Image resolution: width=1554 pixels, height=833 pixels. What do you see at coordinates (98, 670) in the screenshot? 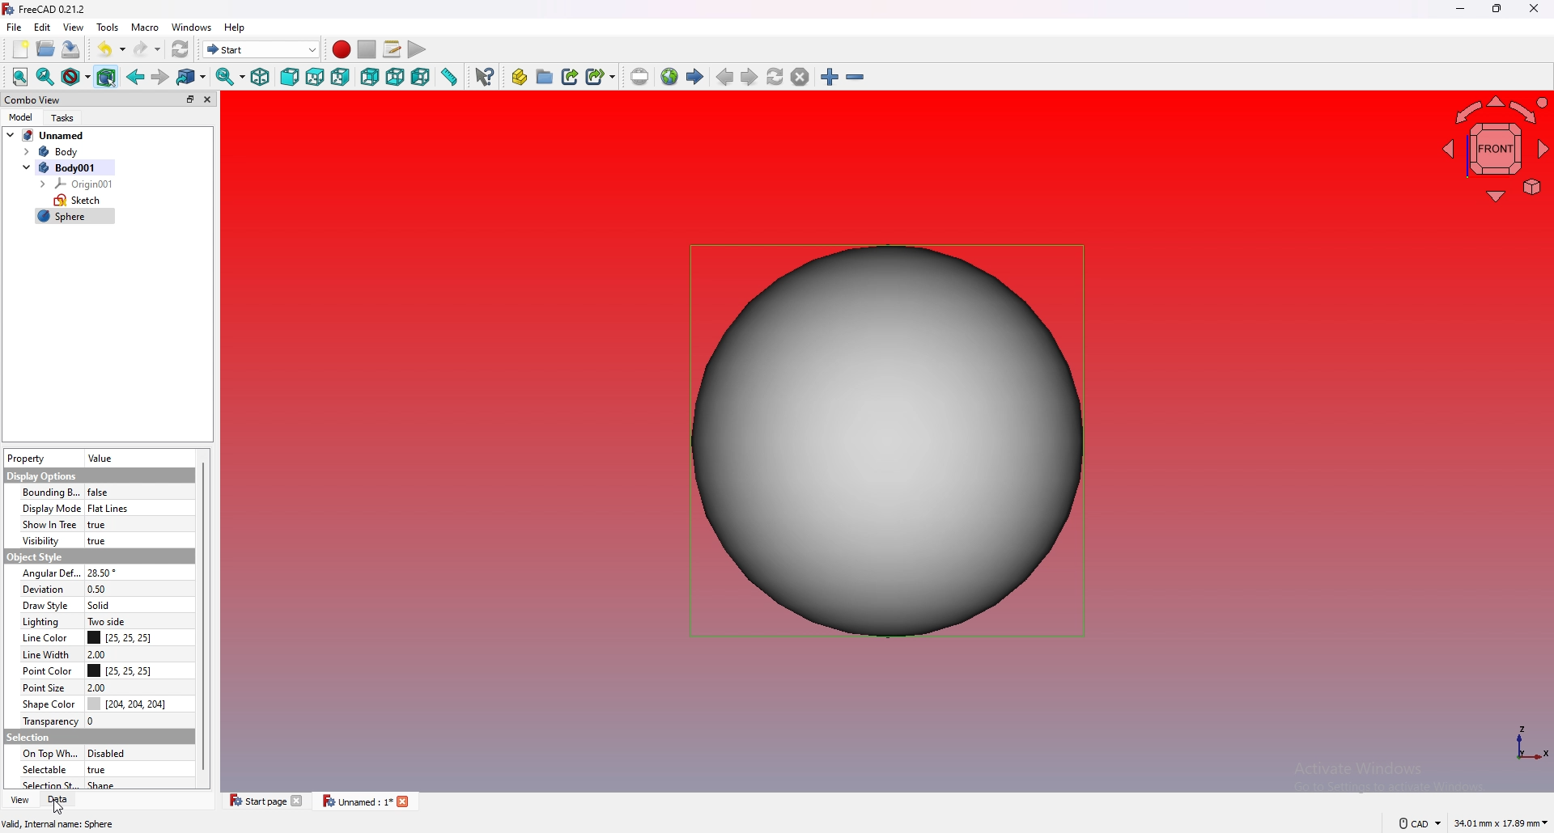
I see `point color` at bounding box center [98, 670].